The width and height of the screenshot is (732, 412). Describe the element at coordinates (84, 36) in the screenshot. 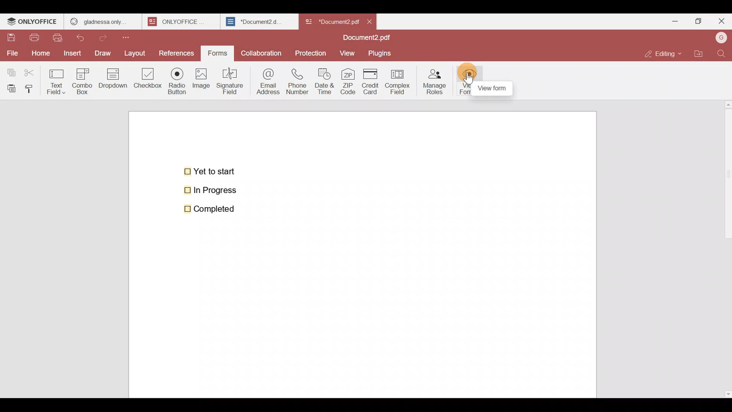

I see `Undo` at that location.